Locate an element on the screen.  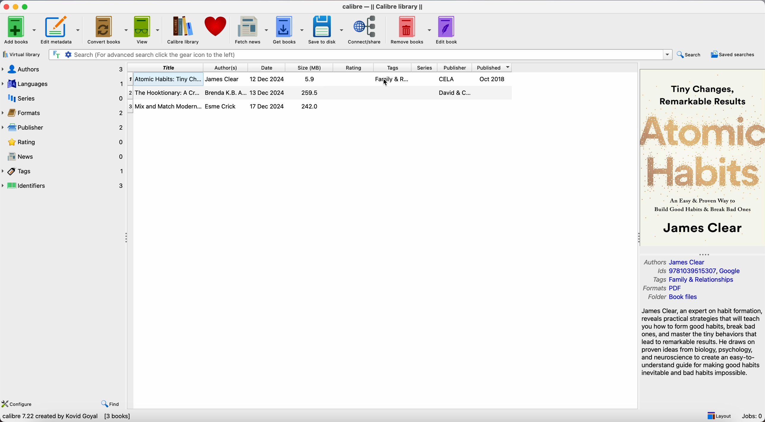
book cover preview is located at coordinates (702, 157).